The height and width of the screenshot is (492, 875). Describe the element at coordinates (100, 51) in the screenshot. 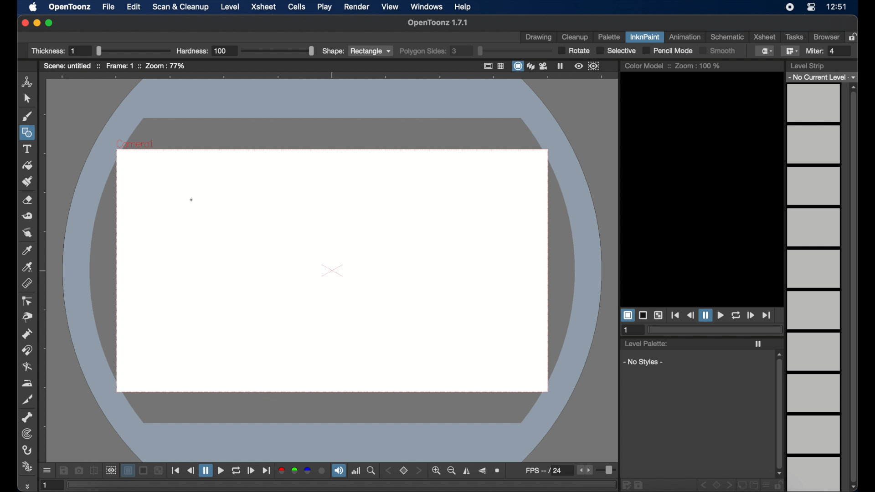

I see `Thickness` at that location.